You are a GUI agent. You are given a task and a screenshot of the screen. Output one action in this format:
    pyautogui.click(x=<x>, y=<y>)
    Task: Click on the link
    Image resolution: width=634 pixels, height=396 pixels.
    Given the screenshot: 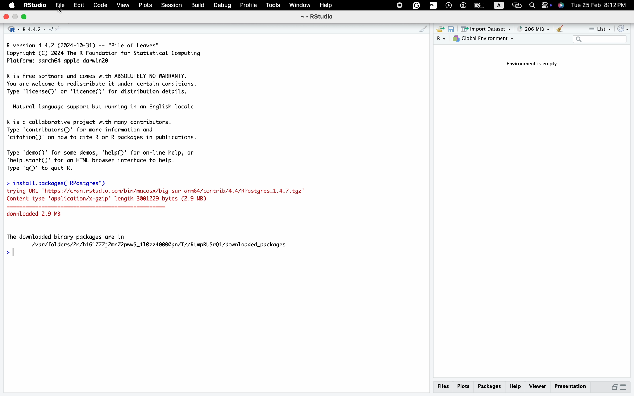 What is the action you would take?
    pyautogui.click(x=517, y=5)
    